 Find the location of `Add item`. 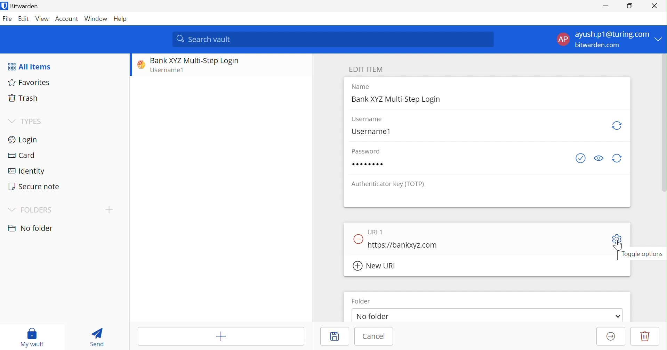

Add item is located at coordinates (221, 336).